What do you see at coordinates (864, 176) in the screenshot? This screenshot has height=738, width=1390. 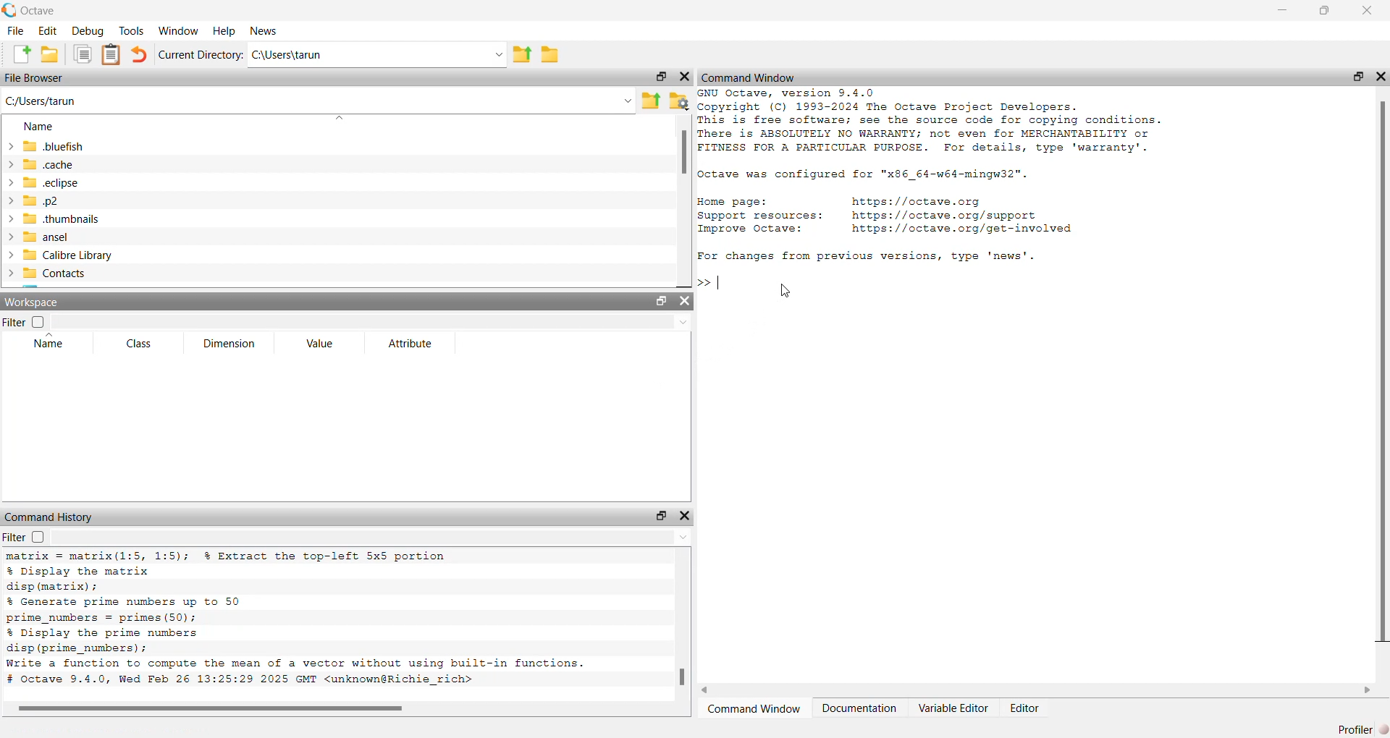 I see `Octave was configured for "x86_64-w64-mingw32".` at bounding box center [864, 176].